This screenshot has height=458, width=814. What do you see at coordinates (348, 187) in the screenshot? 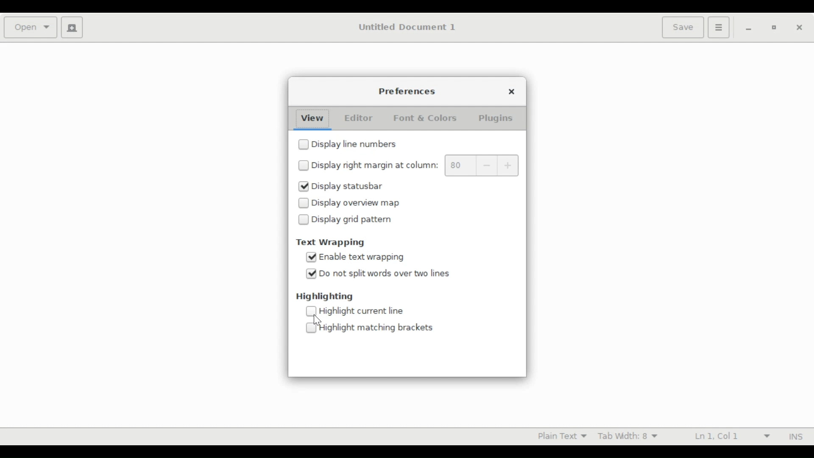
I see `Display statusbar` at bounding box center [348, 187].